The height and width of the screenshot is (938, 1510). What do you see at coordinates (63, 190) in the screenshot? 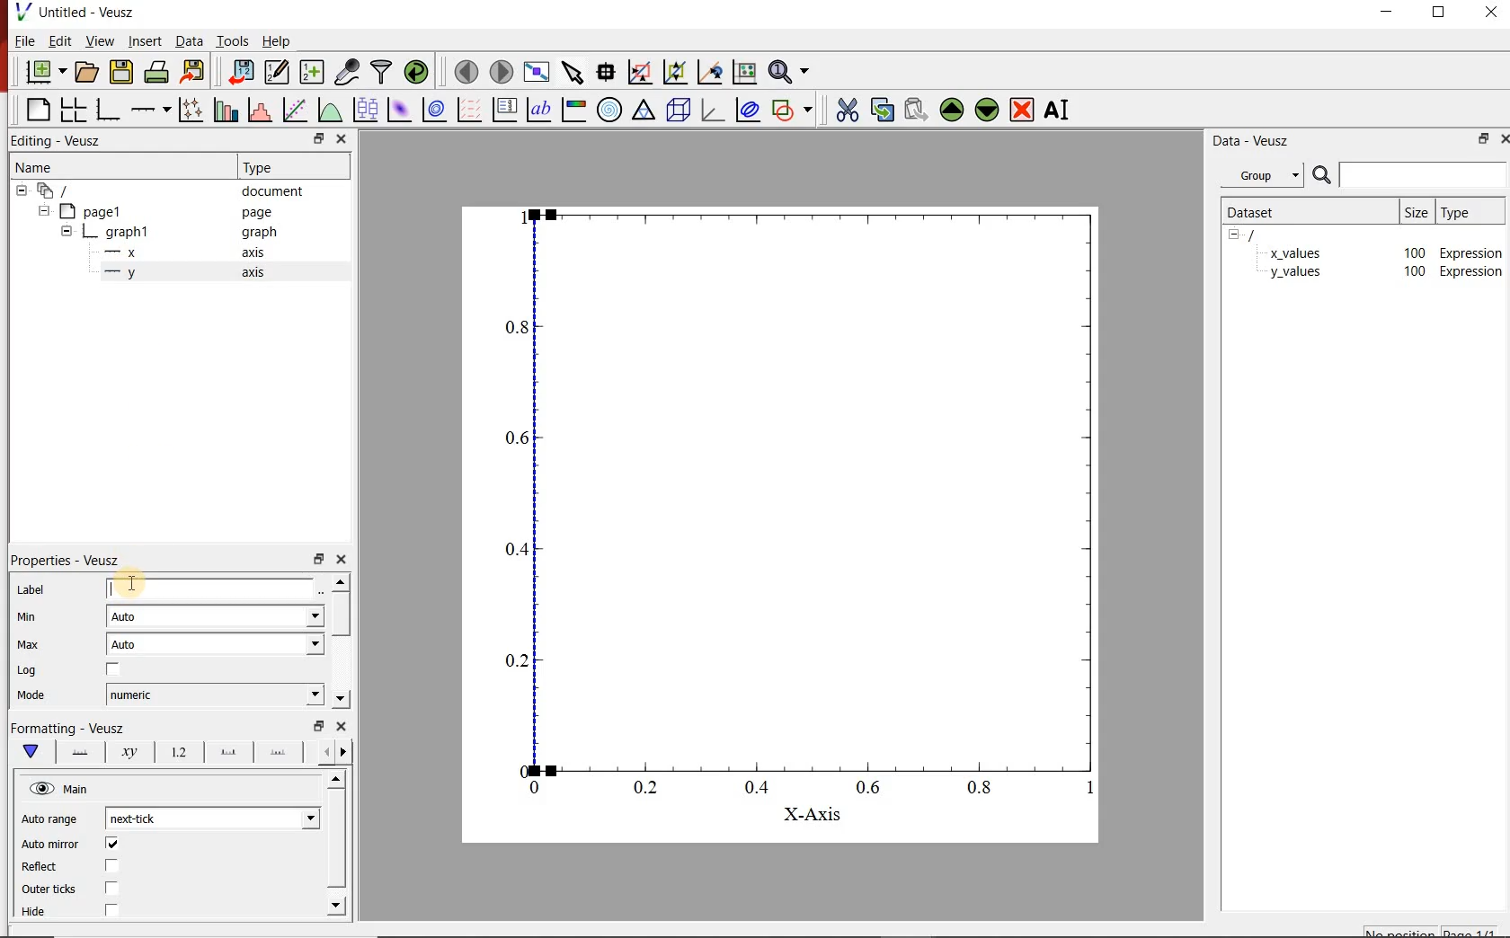
I see `all apegs` at bounding box center [63, 190].